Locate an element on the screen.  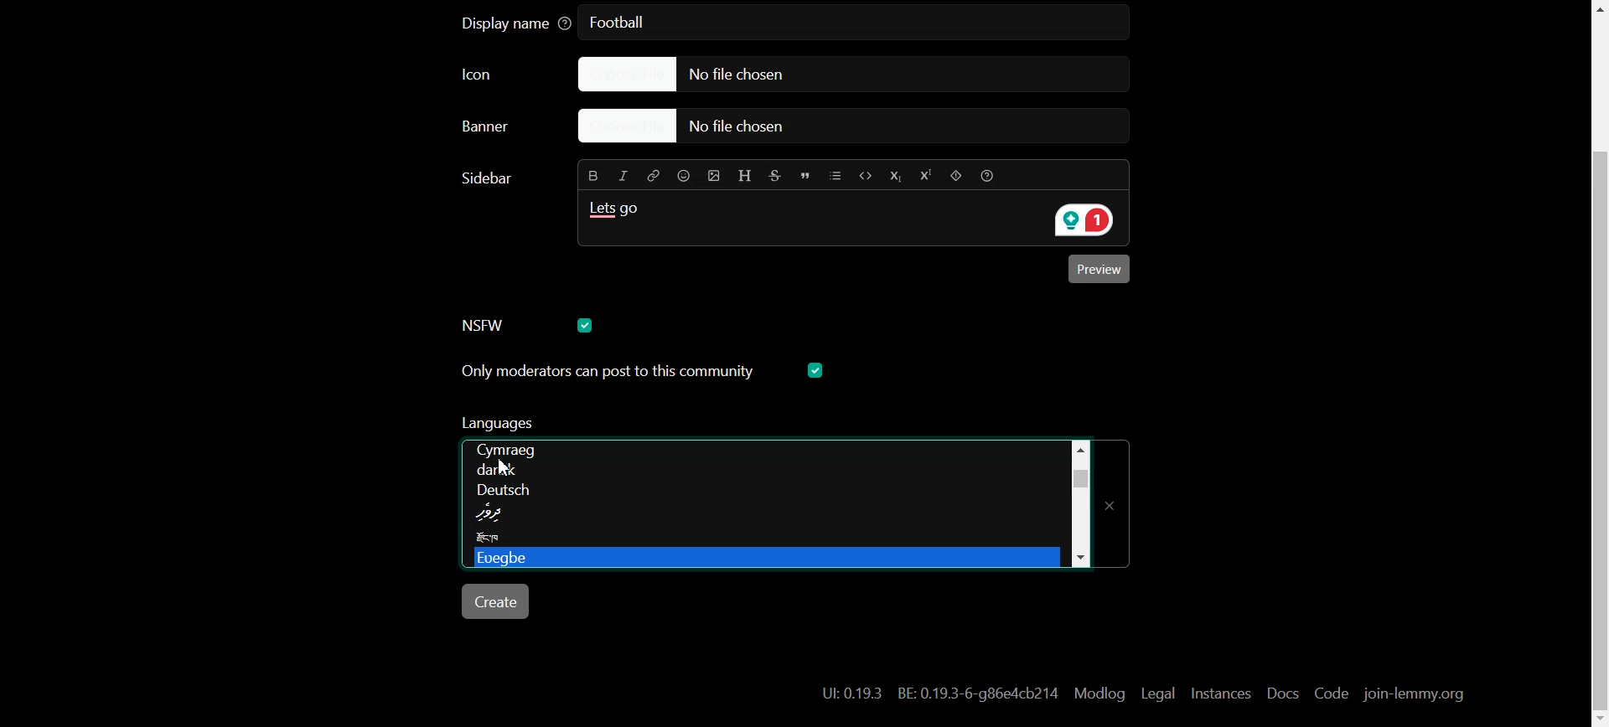
Icon  is located at coordinates (495, 75).